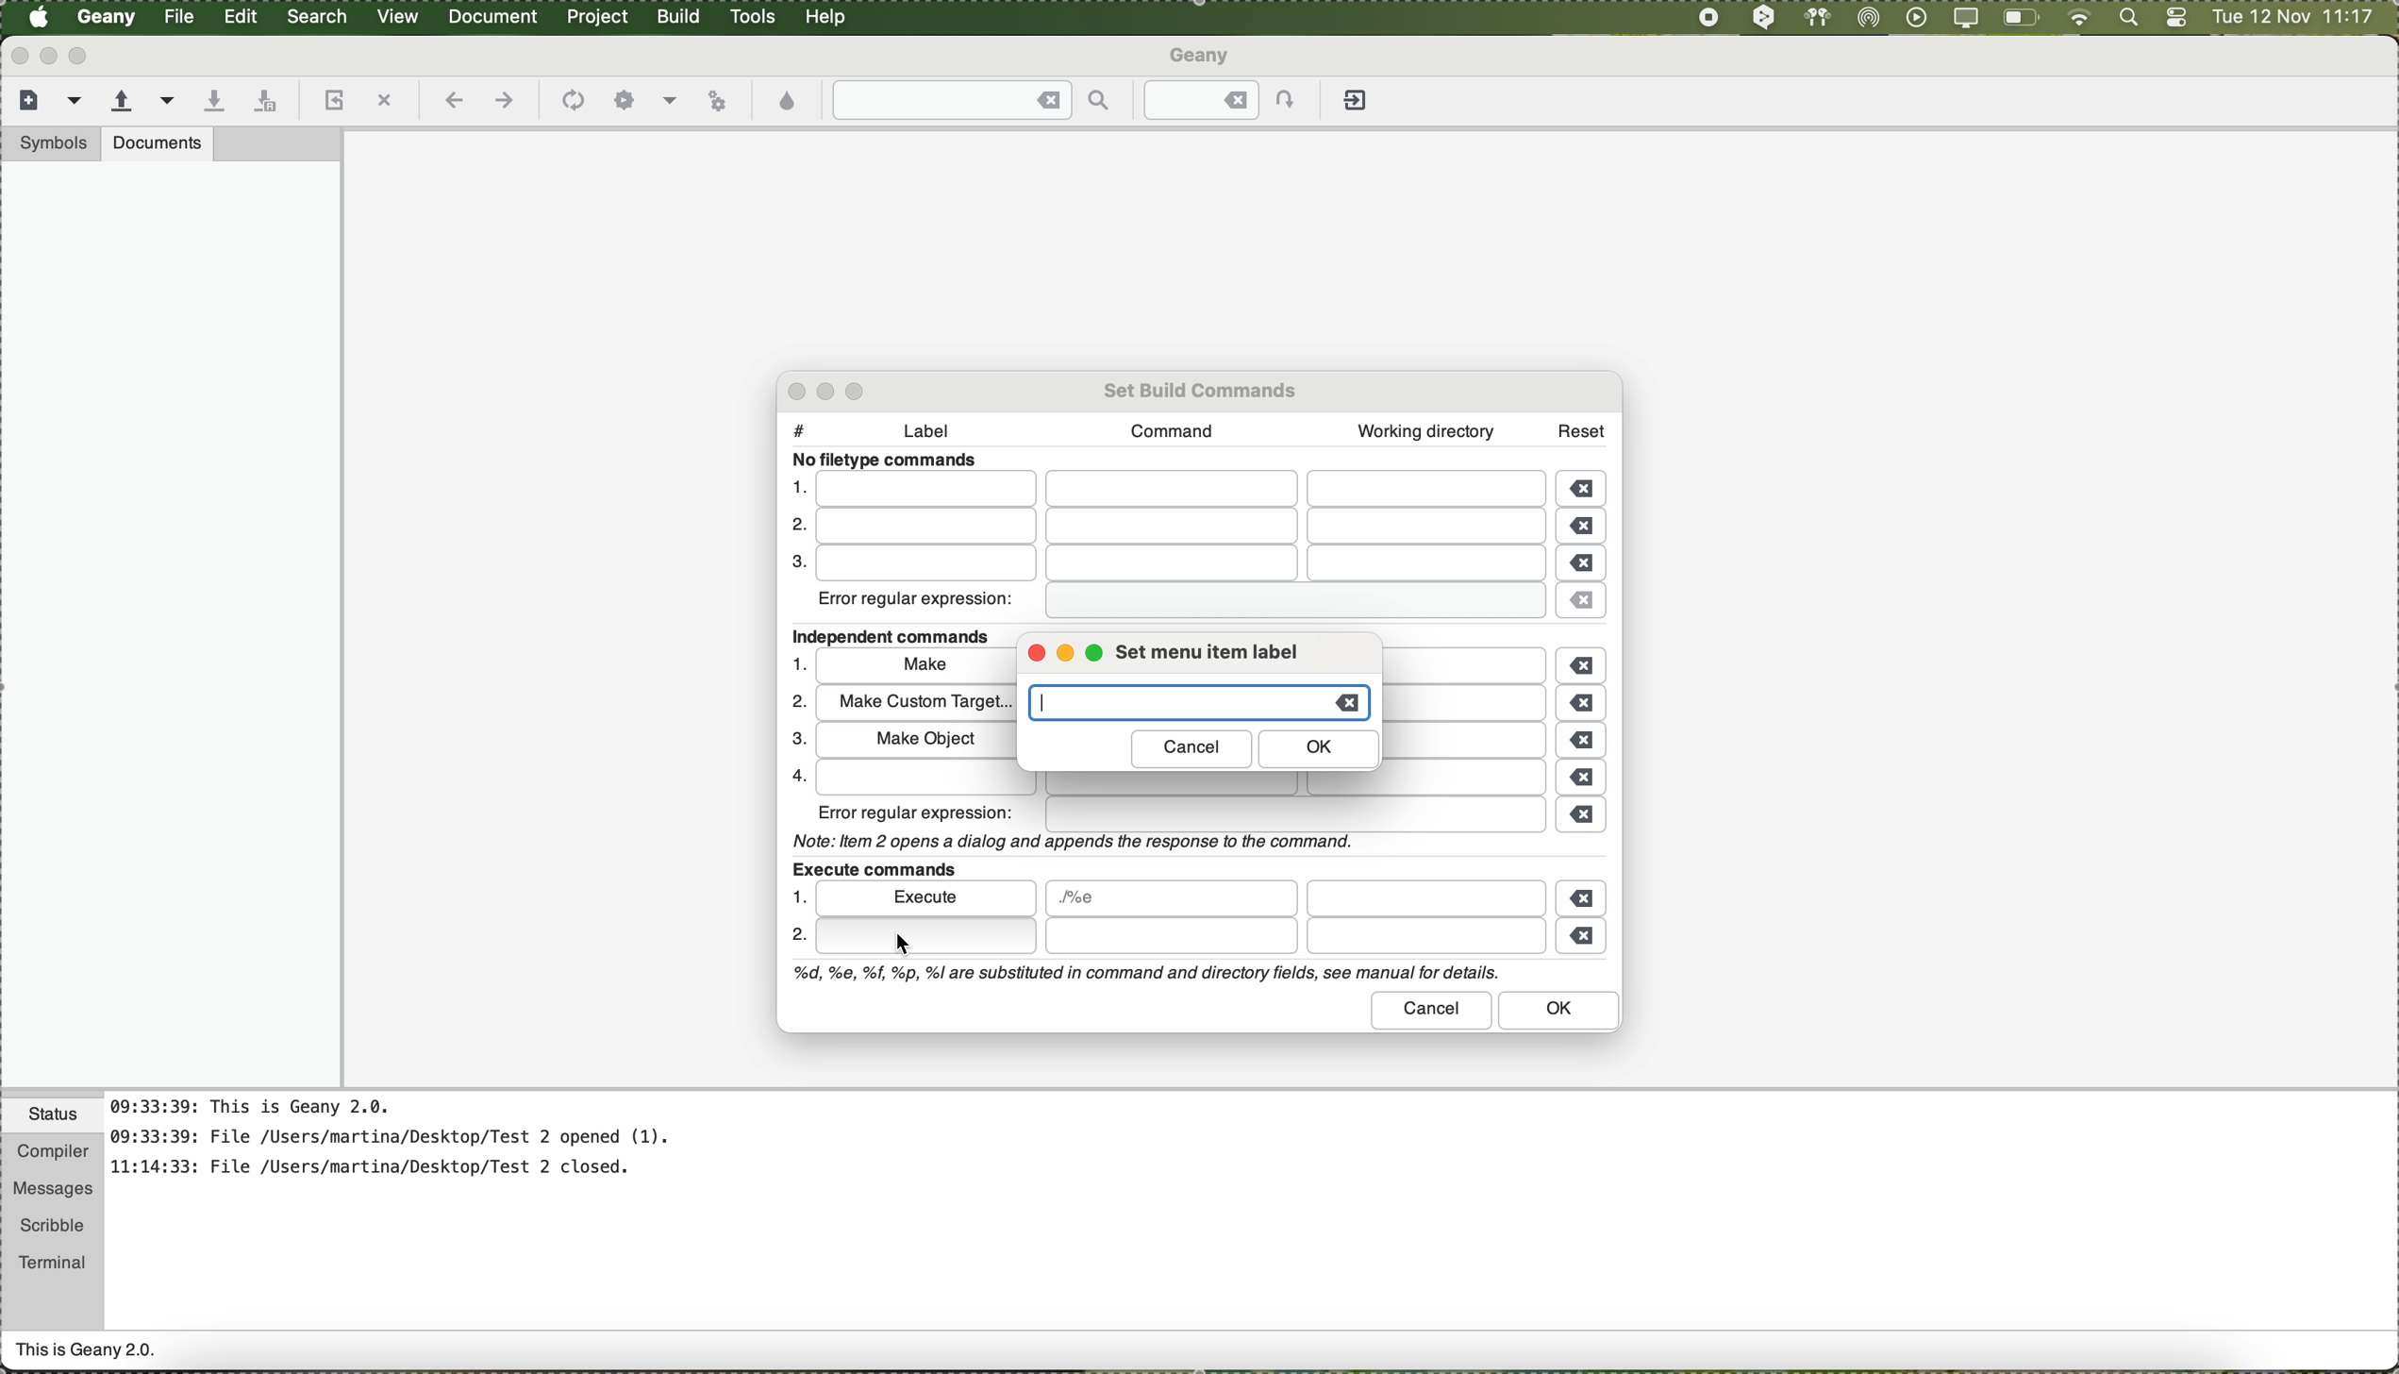  I want to click on set build commands, so click(1203, 388).